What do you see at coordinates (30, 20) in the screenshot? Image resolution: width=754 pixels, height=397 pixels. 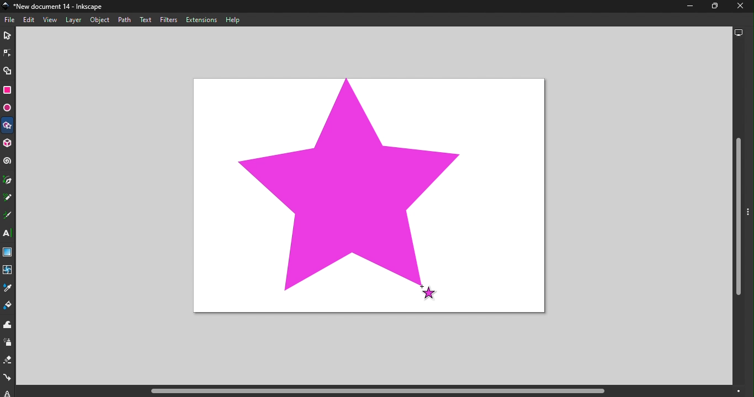 I see `Edit` at bounding box center [30, 20].